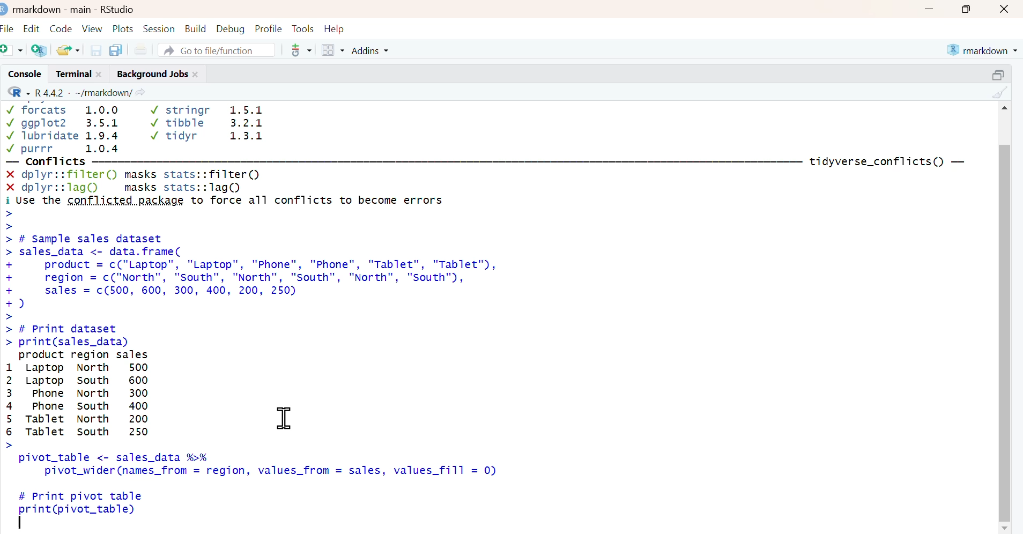 This screenshot has height=534, width=1023. What do you see at coordinates (338, 28) in the screenshot?
I see `Help` at bounding box center [338, 28].